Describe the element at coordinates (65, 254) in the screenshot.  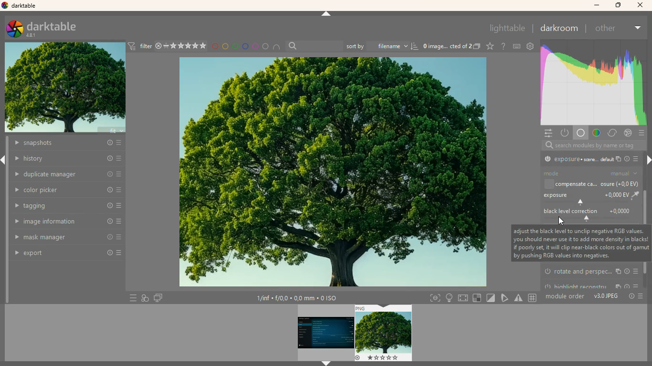
I see `export` at that location.